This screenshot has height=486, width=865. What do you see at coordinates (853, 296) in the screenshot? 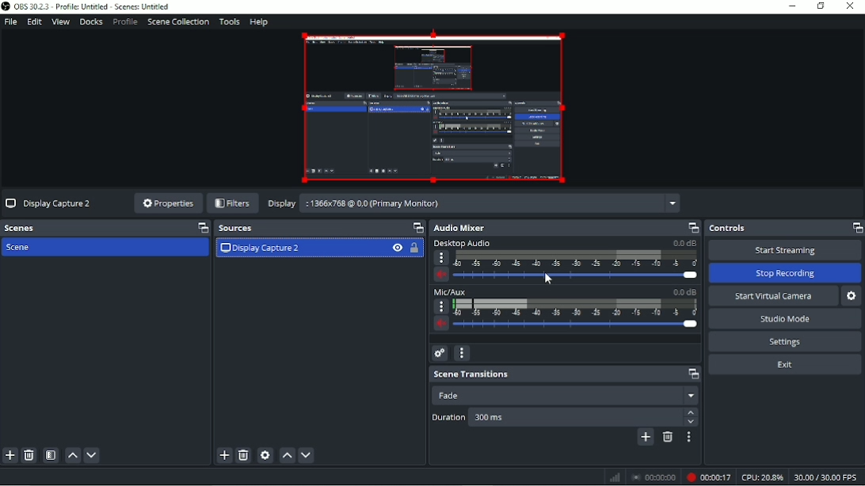
I see `Configure virtual camera` at bounding box center [853, 296].